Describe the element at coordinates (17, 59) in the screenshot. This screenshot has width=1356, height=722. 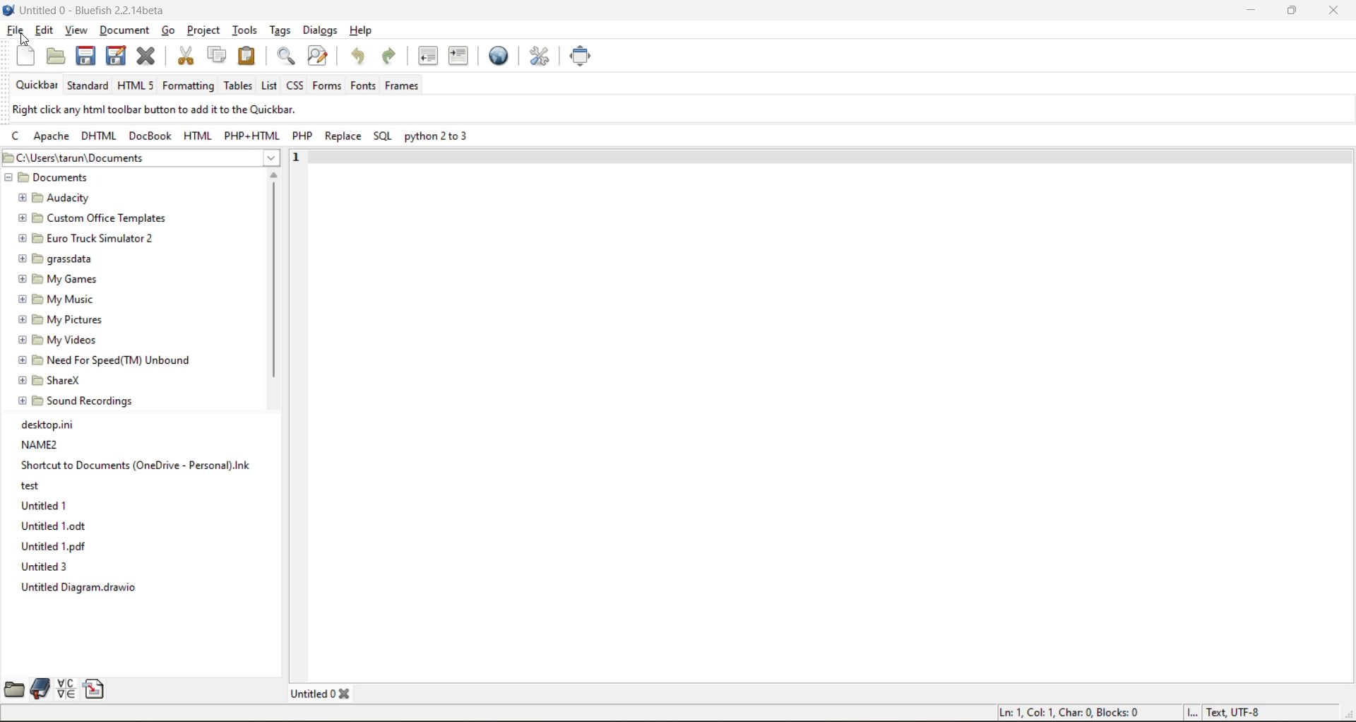
I see `new` at that location.